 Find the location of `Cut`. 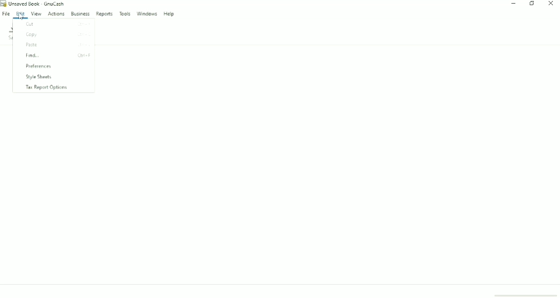

Cut is located at coordinates (58, 25).